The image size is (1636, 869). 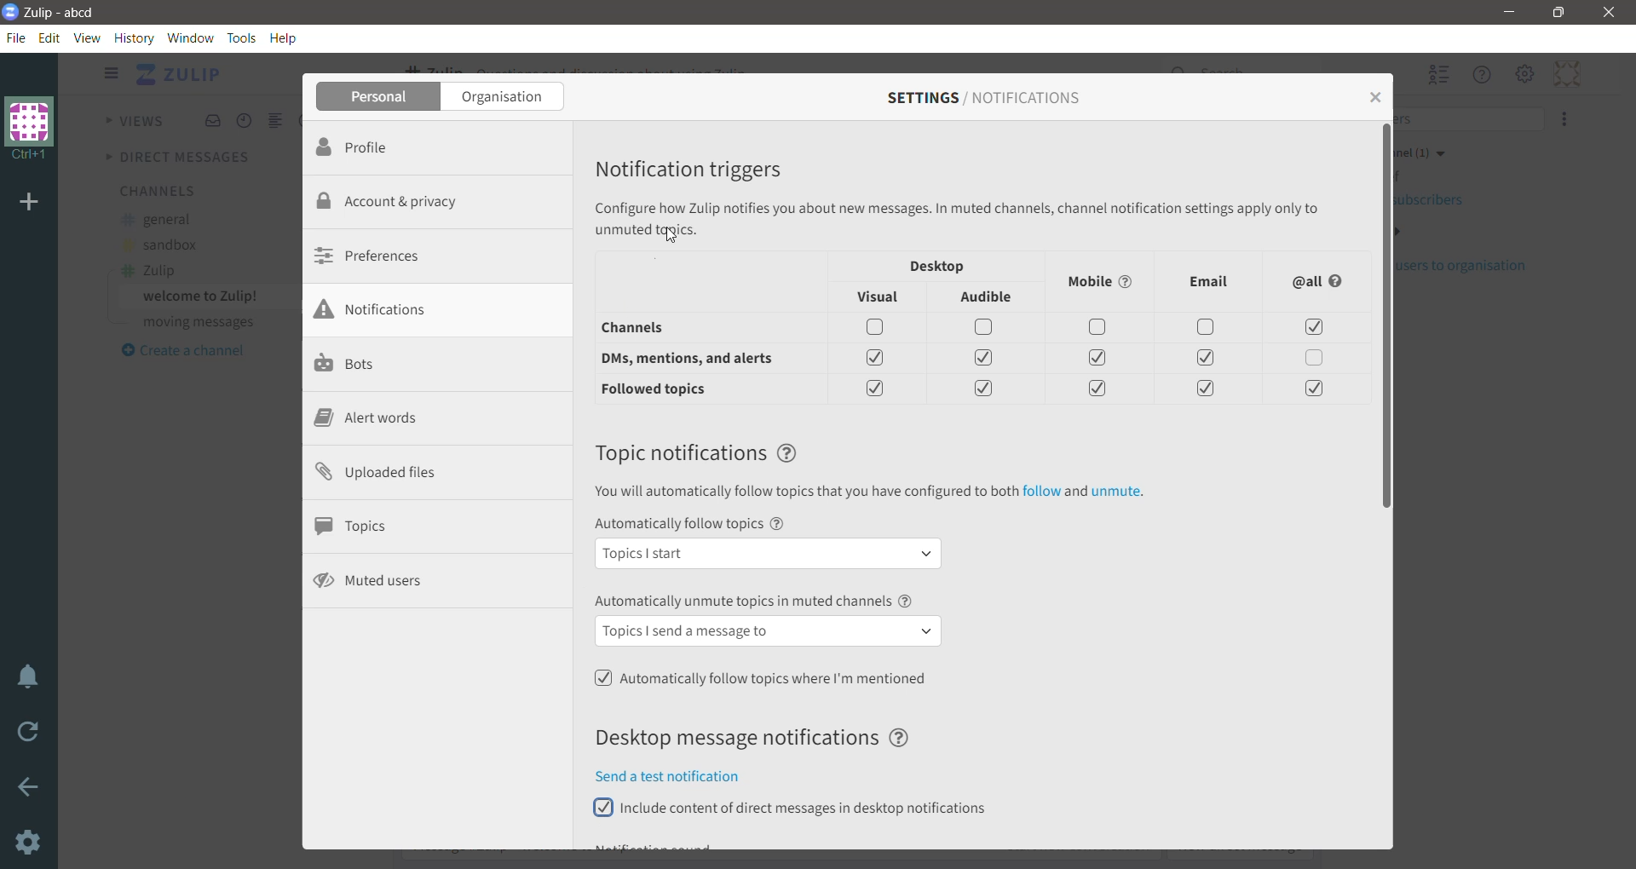 I want to click on Go back, so click(x=30, y=790).